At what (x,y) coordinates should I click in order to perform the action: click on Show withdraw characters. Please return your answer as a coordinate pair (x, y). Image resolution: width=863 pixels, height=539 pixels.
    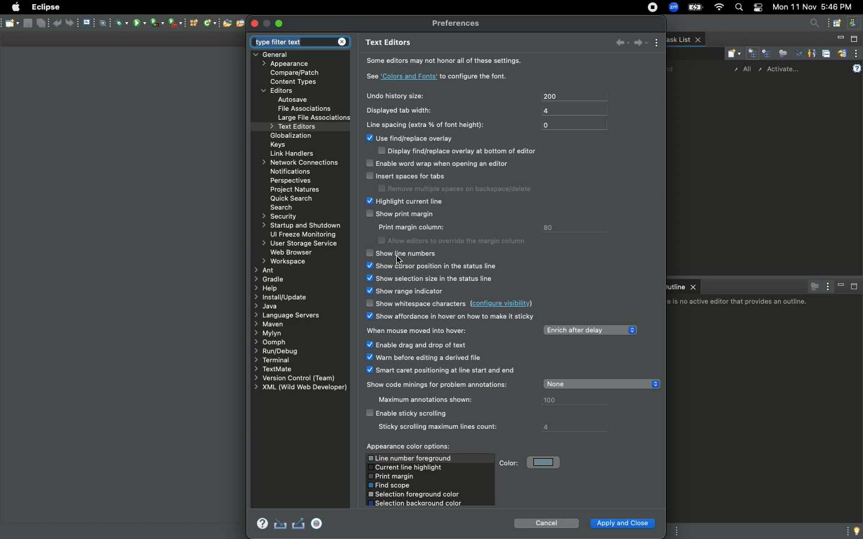
    Looking at the image, I should click on (454, 302).